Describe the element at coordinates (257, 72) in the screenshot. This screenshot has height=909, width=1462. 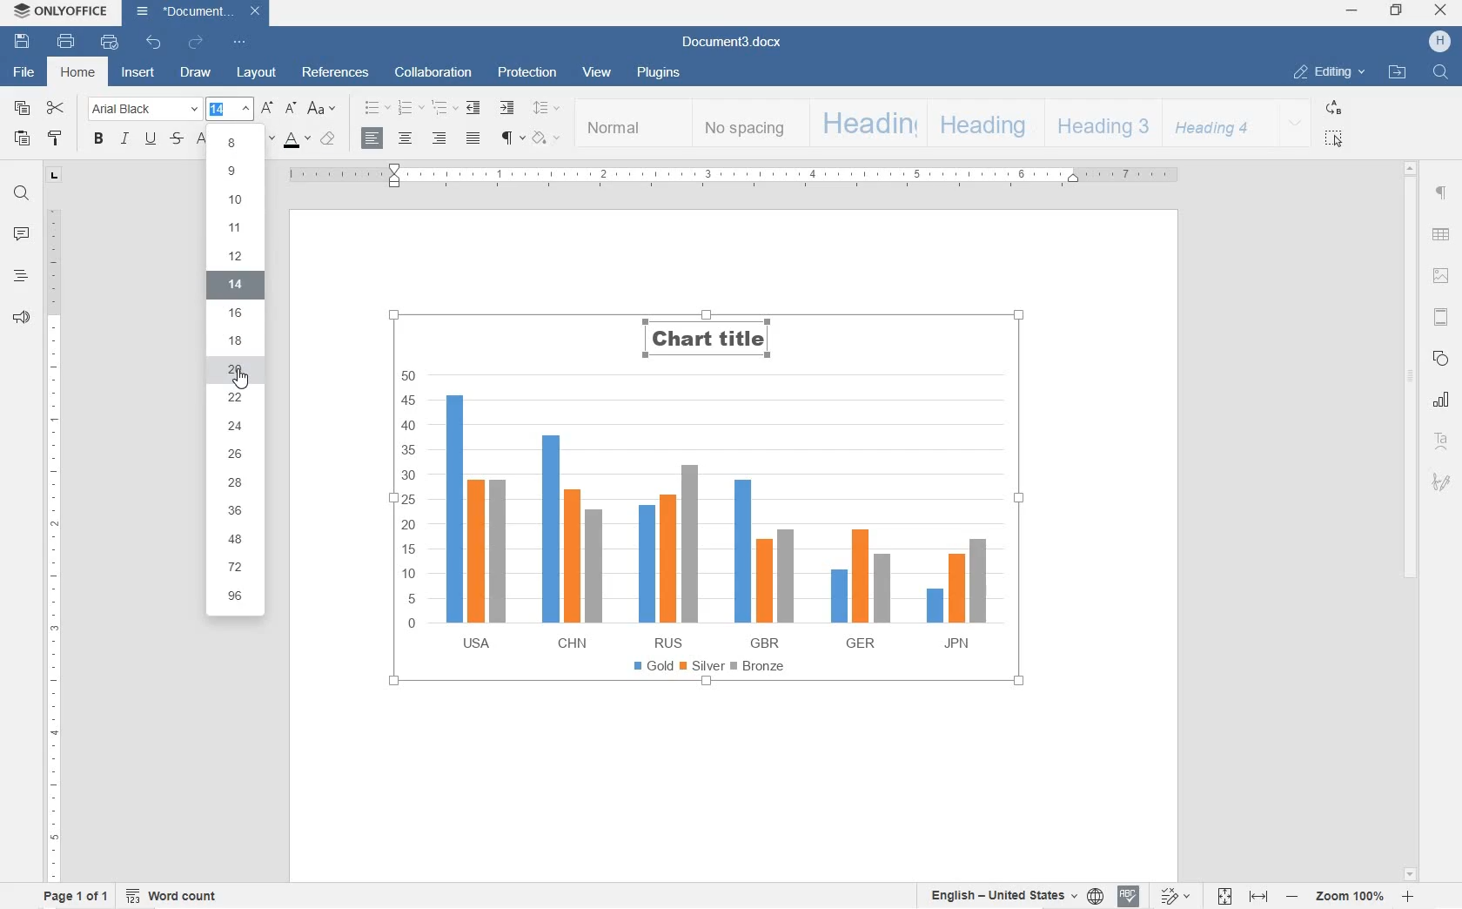
I see `LAYOUT` at that location.